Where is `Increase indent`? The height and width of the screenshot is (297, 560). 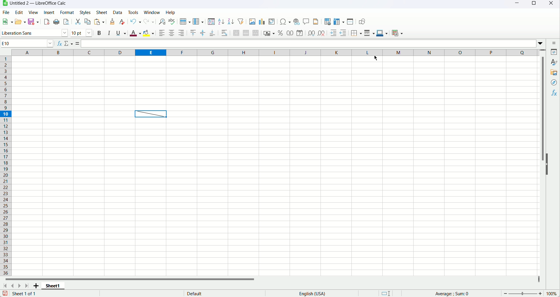 Increase indent is located at coordinates (332, 33).